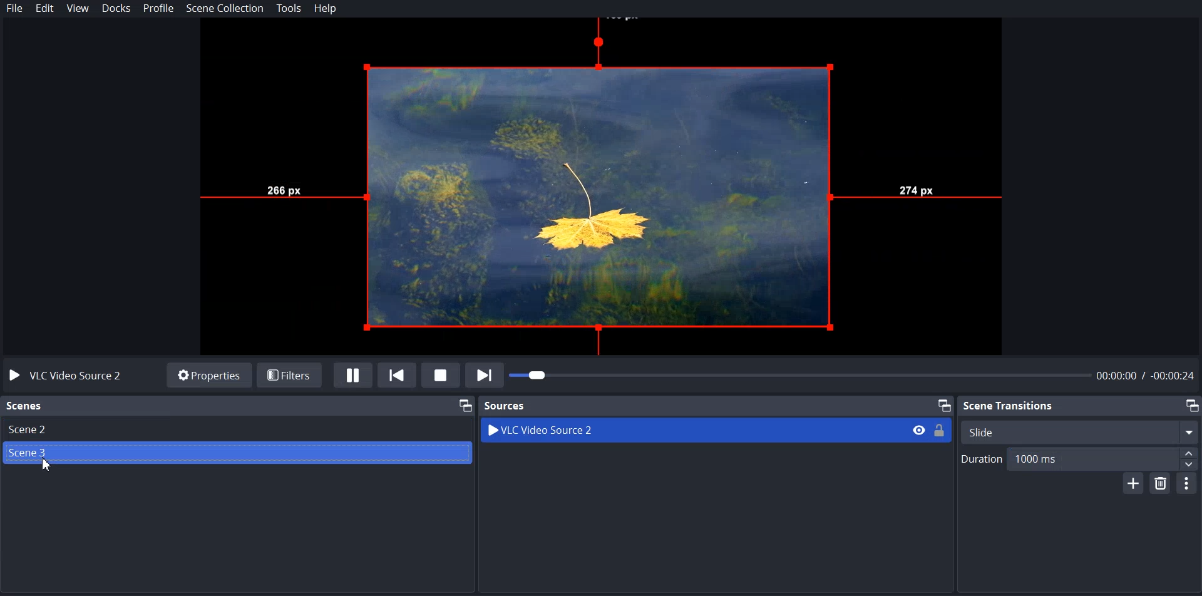 This screenshot has width=1202, height=596. I want to click on Configurable Transition Properties, so click(1187, 483).